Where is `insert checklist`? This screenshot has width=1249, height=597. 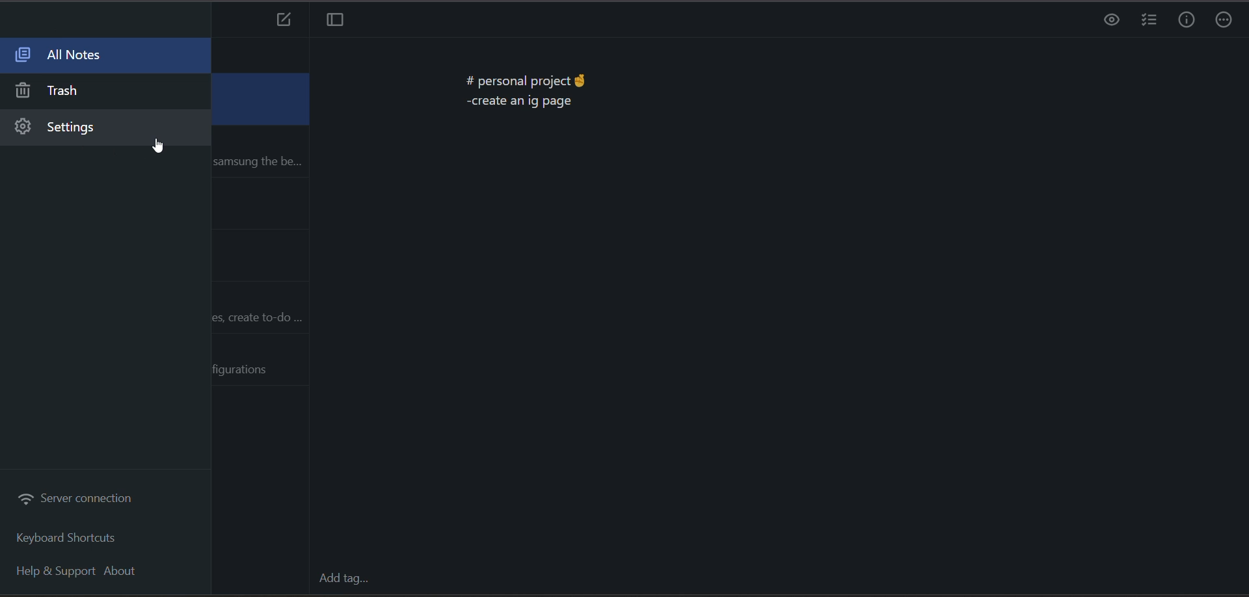
insert checklist is located at coordinates (1149, 21).